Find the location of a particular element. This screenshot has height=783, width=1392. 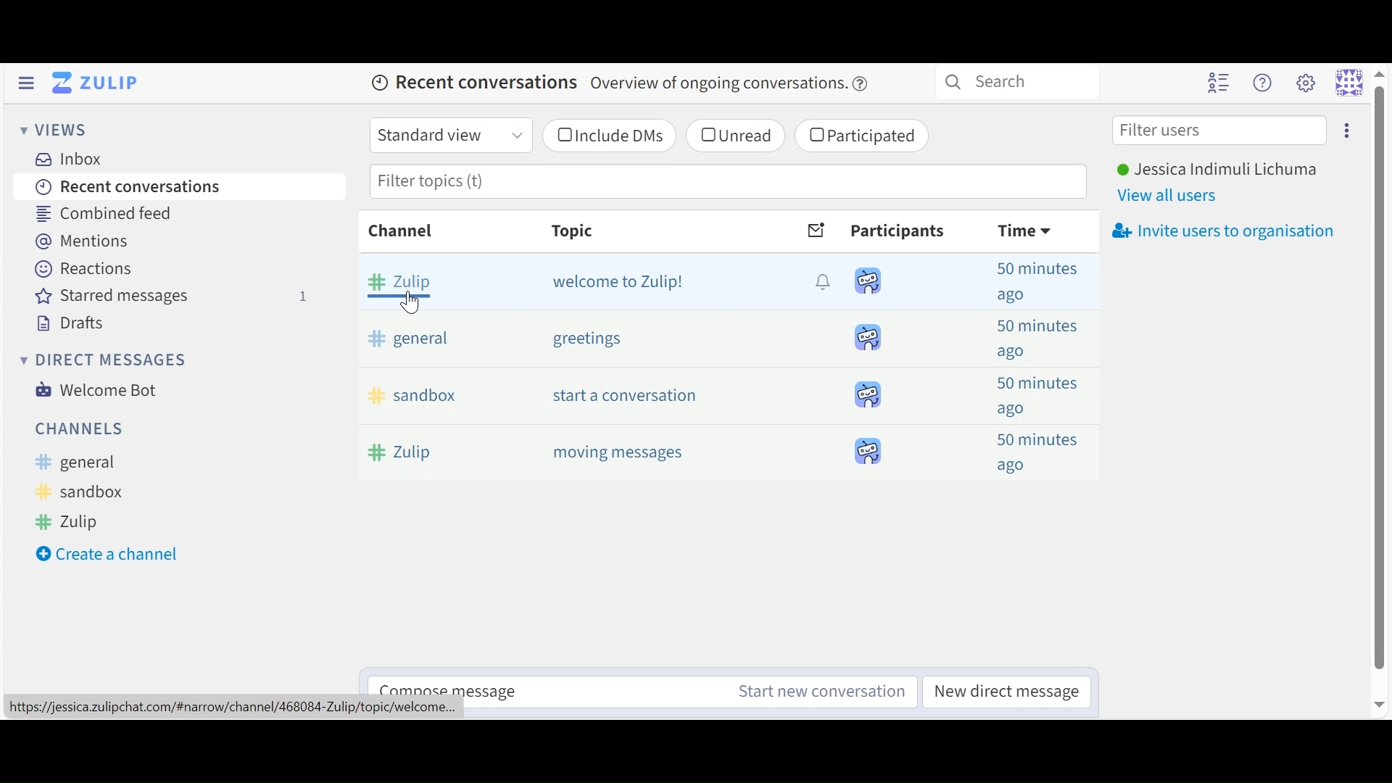

Recent Conversations is located at coordinates (473, 81).